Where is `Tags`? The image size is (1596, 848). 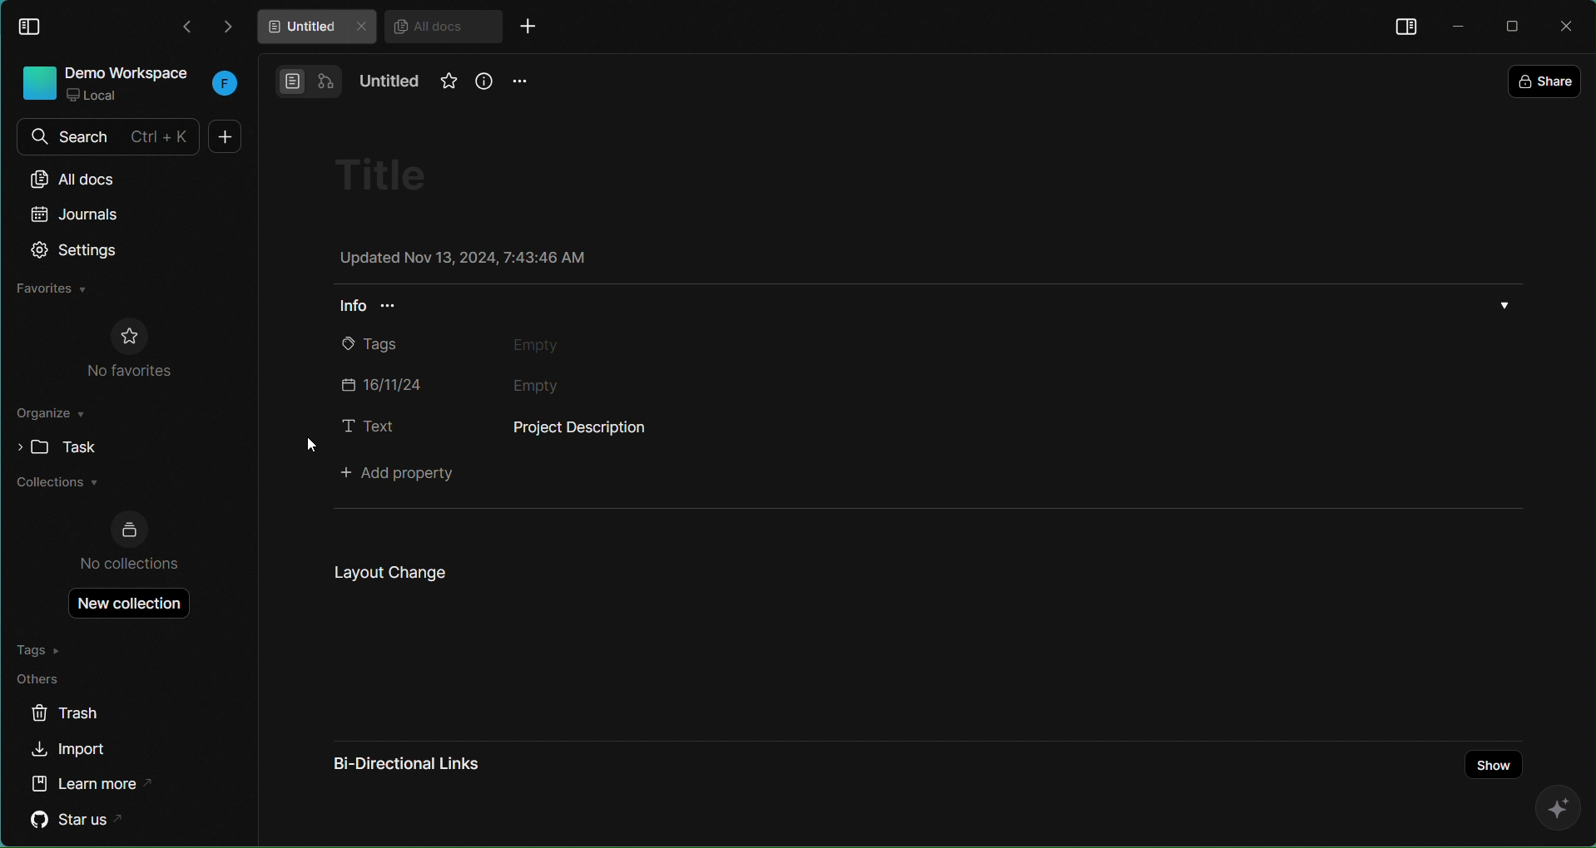 Tags is located at coordinates (503, 345).